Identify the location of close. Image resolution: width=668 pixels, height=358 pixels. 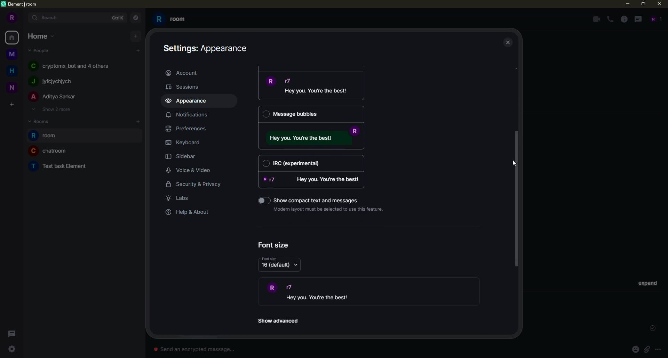
(660, 3).